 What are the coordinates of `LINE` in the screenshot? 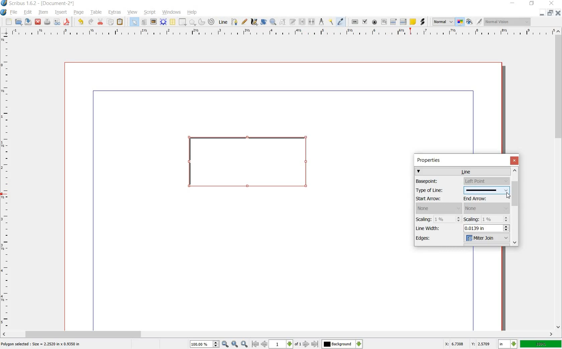 It's located at (223, 21).